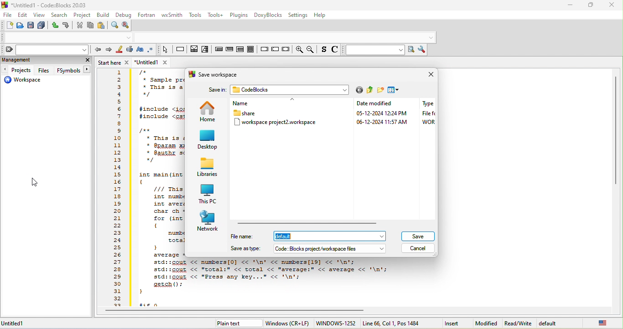 This screenshot has width=623, height=329. I want to click on toggle source, so click(323, 51).